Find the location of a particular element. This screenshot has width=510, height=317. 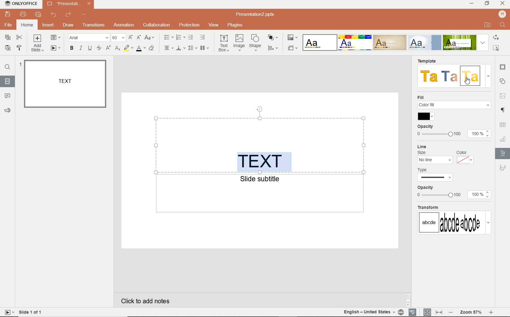

template is located at coordinates (450, 76).